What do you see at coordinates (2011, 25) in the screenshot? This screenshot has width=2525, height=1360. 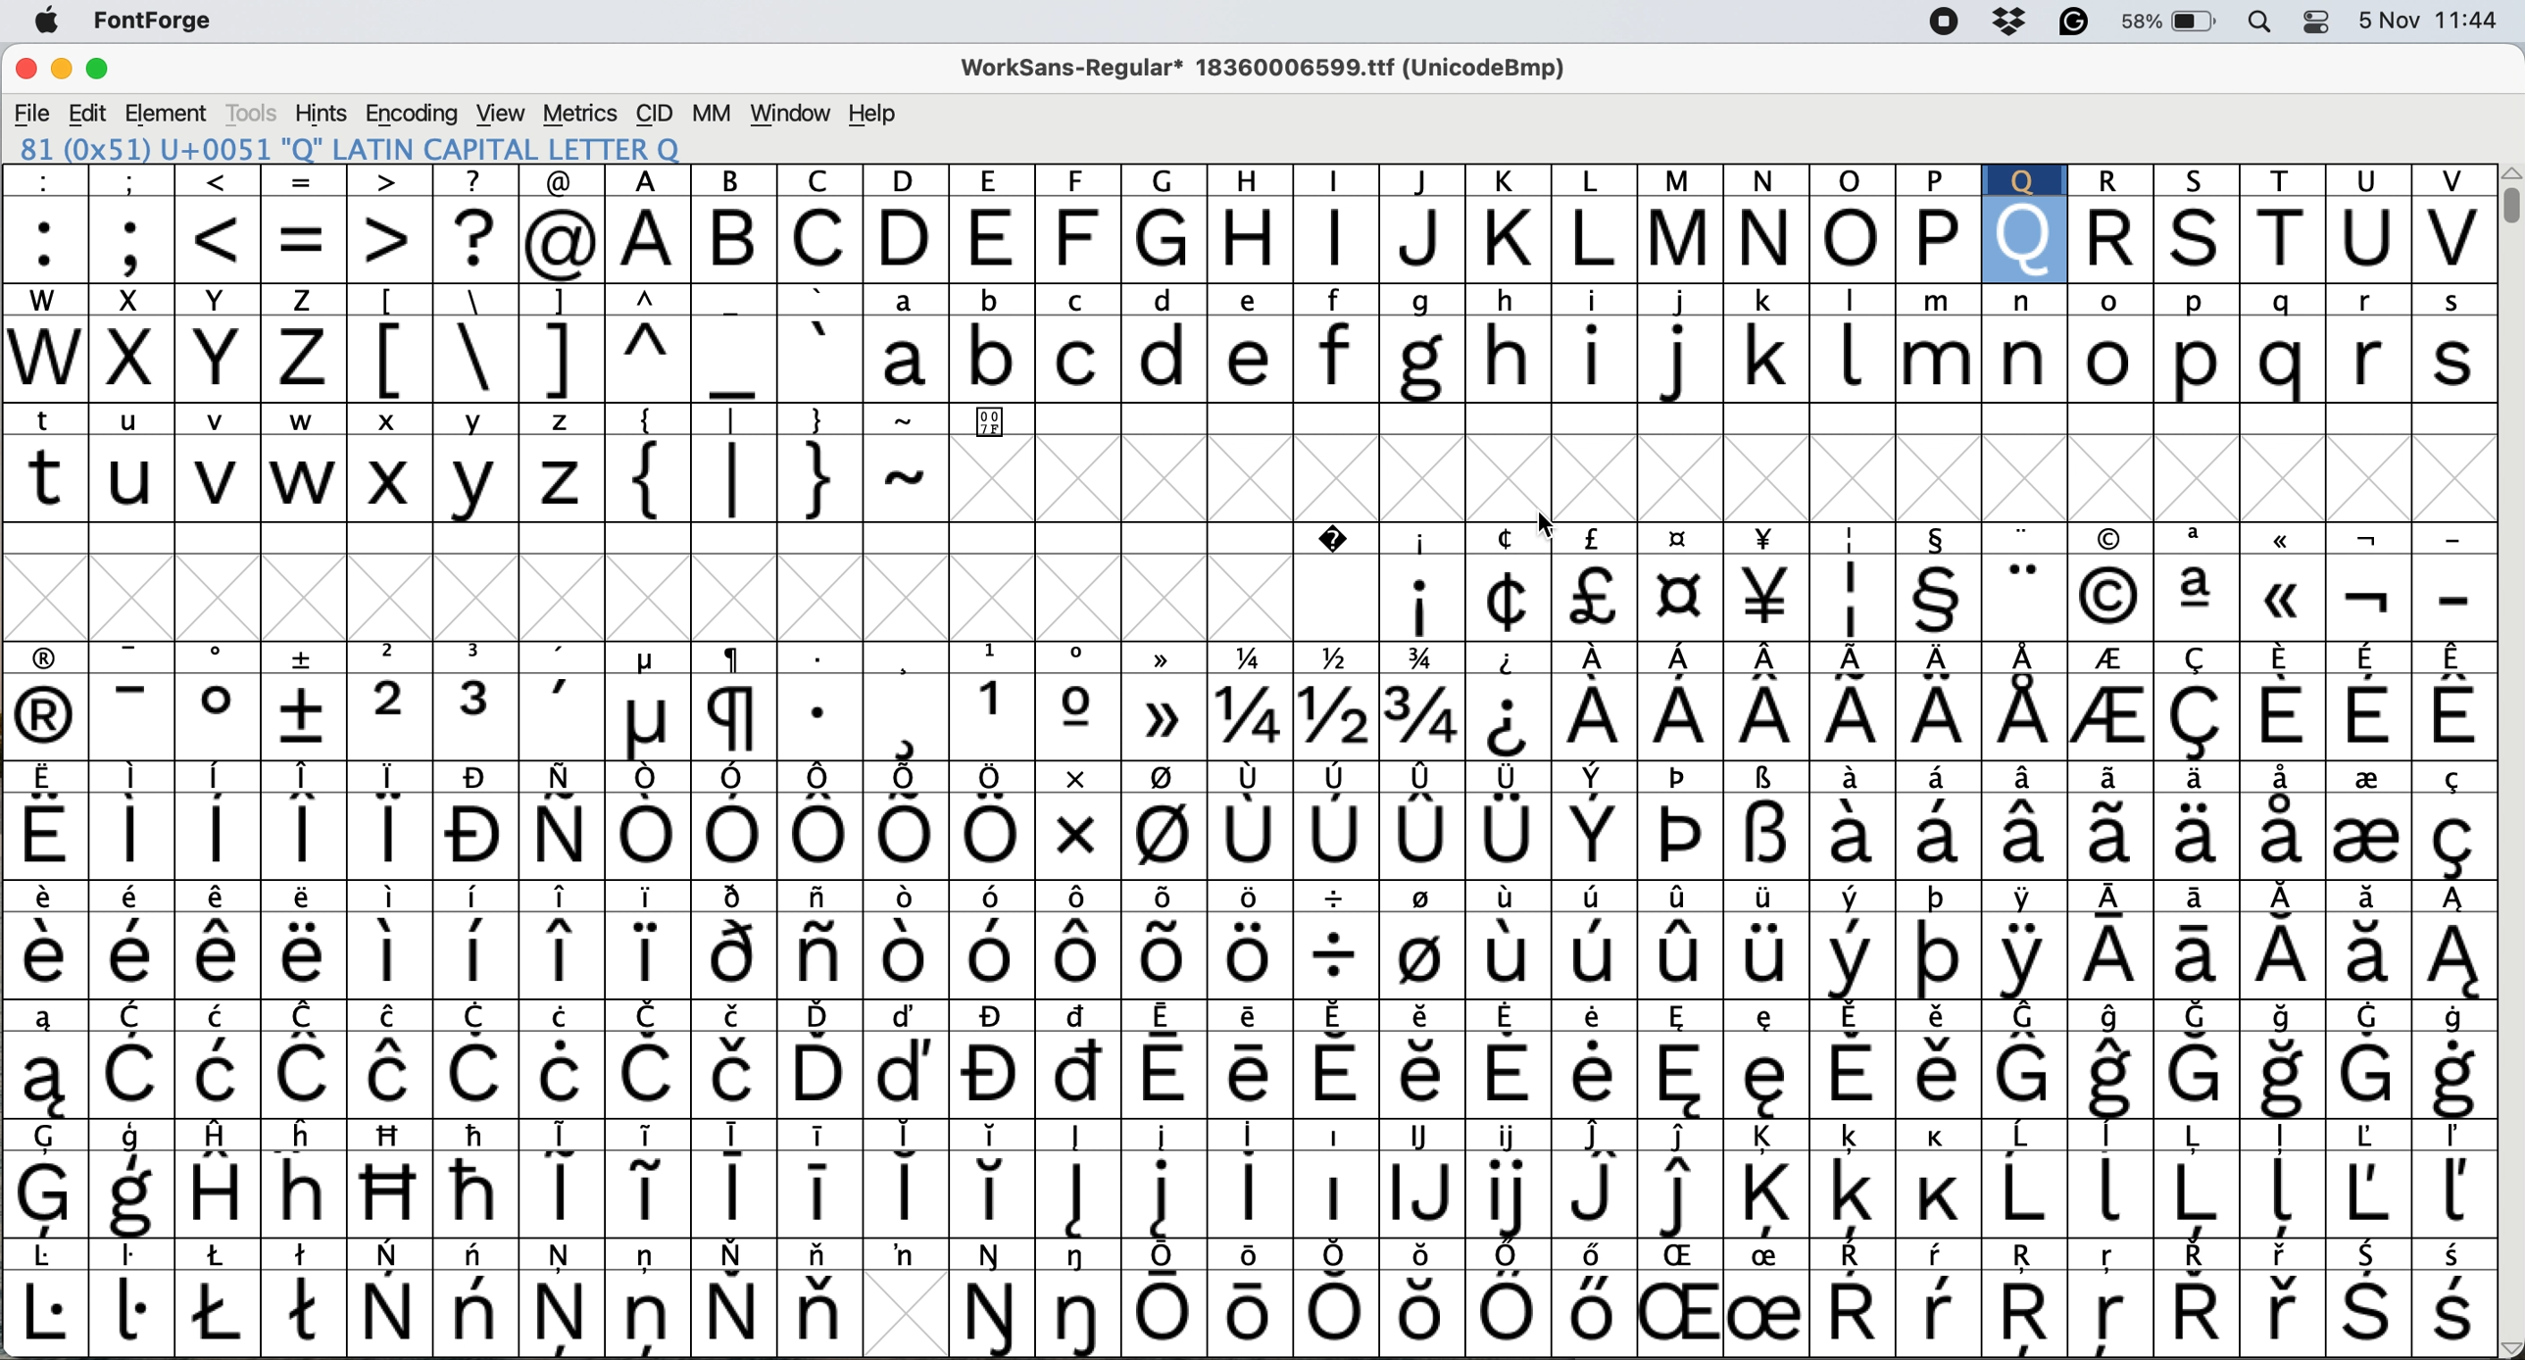 I see `dropbox` at bounding box center [2011, 25].